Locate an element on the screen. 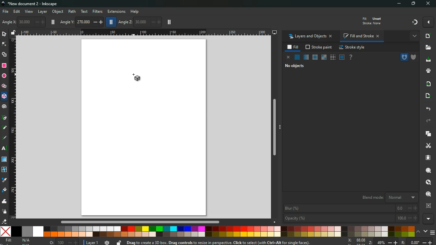 Image resolution: width=436 pixels, height=245 pixels. highlight is located at coordinates (4, 138).